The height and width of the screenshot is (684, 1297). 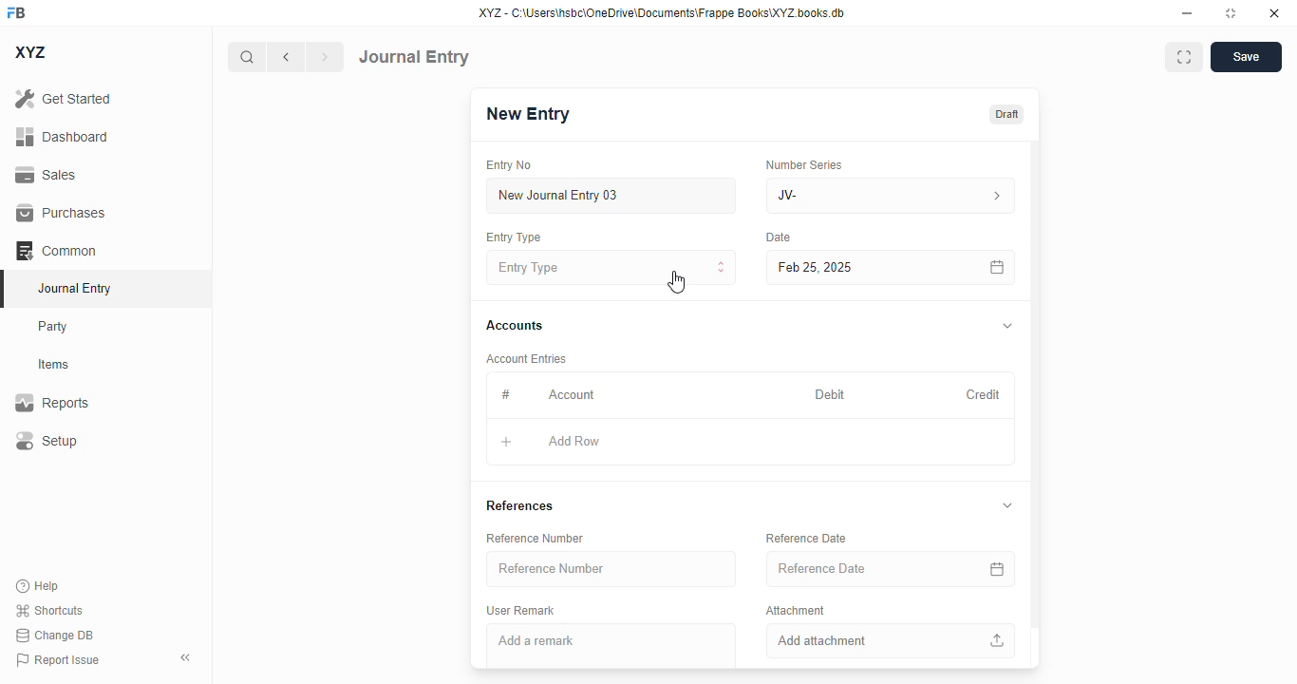 What do you see at coordinates (849, 196) in the screenshot?
I see `JV-` at bounding box center [849, 196].